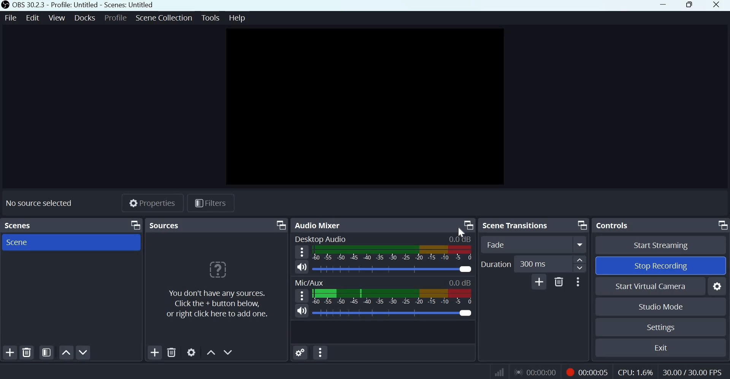 The width and height of the screenshot is (730, 379). Describe the element at coordinates (457, 283) in the screenshot. I see `Audio Level Indicator` at that location.